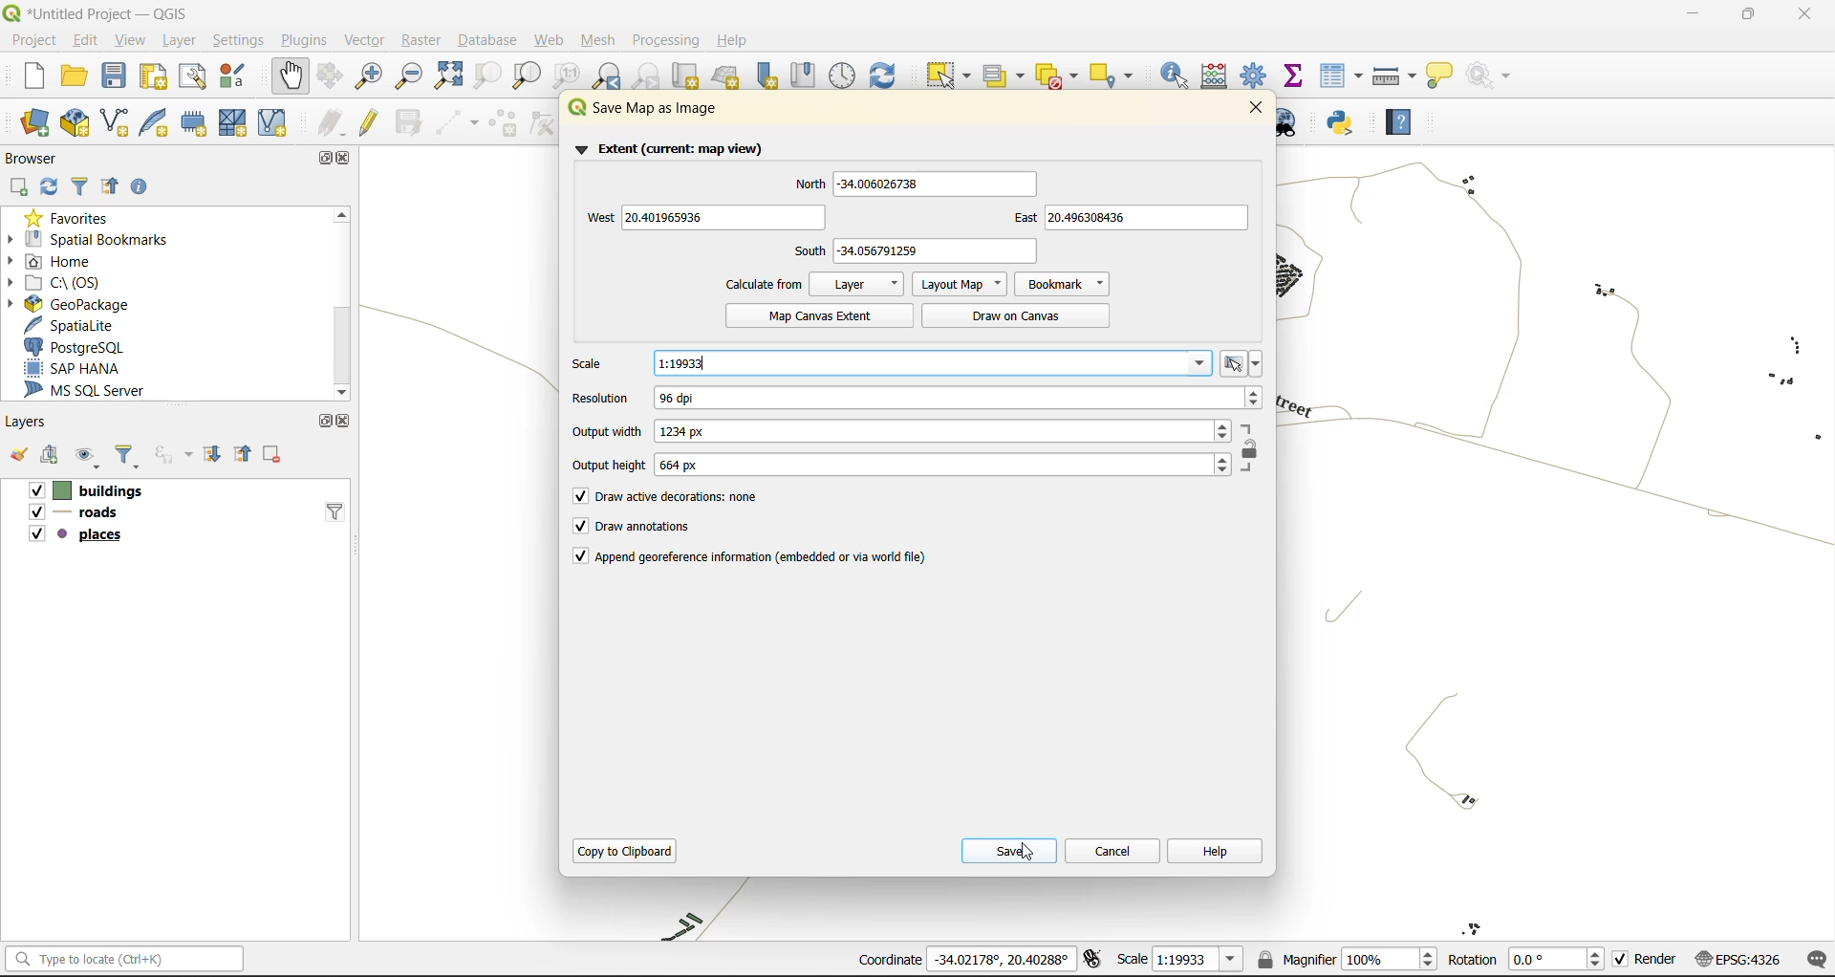 The image size is (1835, 977). I want to click on spatialite, so click(75, 324).